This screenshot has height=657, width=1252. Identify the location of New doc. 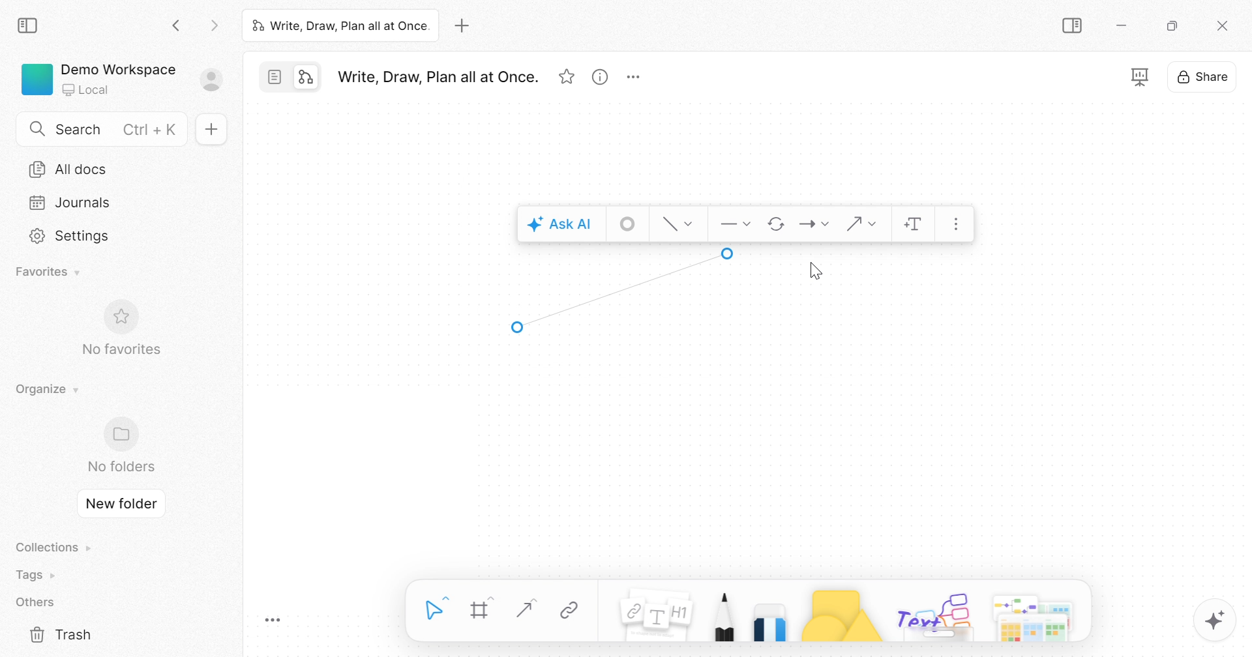
(214, 130).